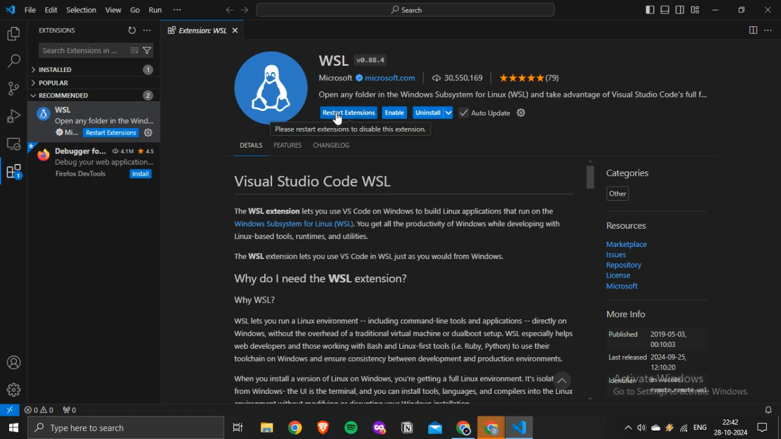 The height and width of the screenshot is (439, 781). What do you see at coordinates (618, 255) in the screenshot?
I see `Issues` at bounding box center [618, 255].